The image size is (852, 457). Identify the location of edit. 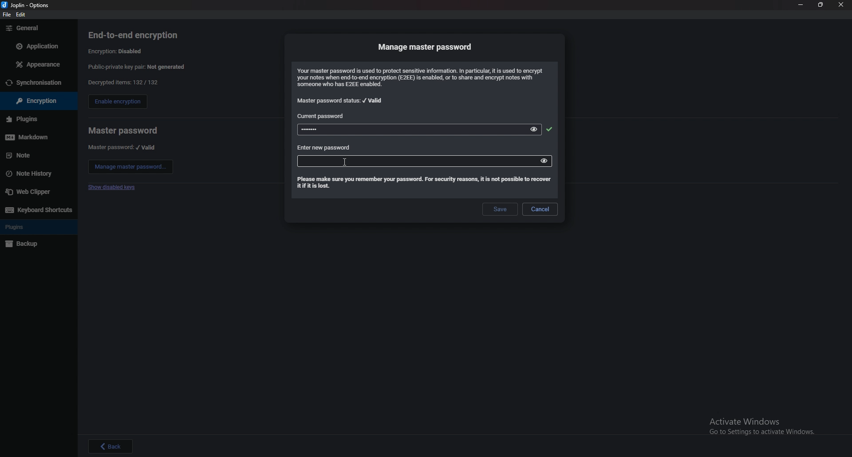
(23, 14).